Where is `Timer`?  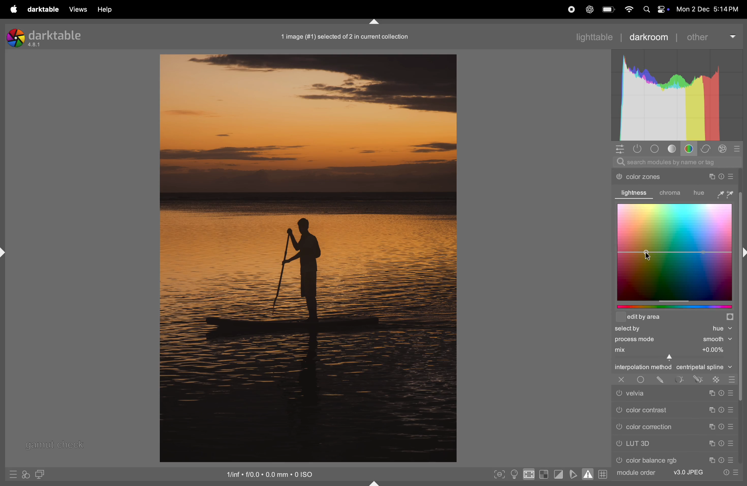 Timer is located at coordinates (720, 176).